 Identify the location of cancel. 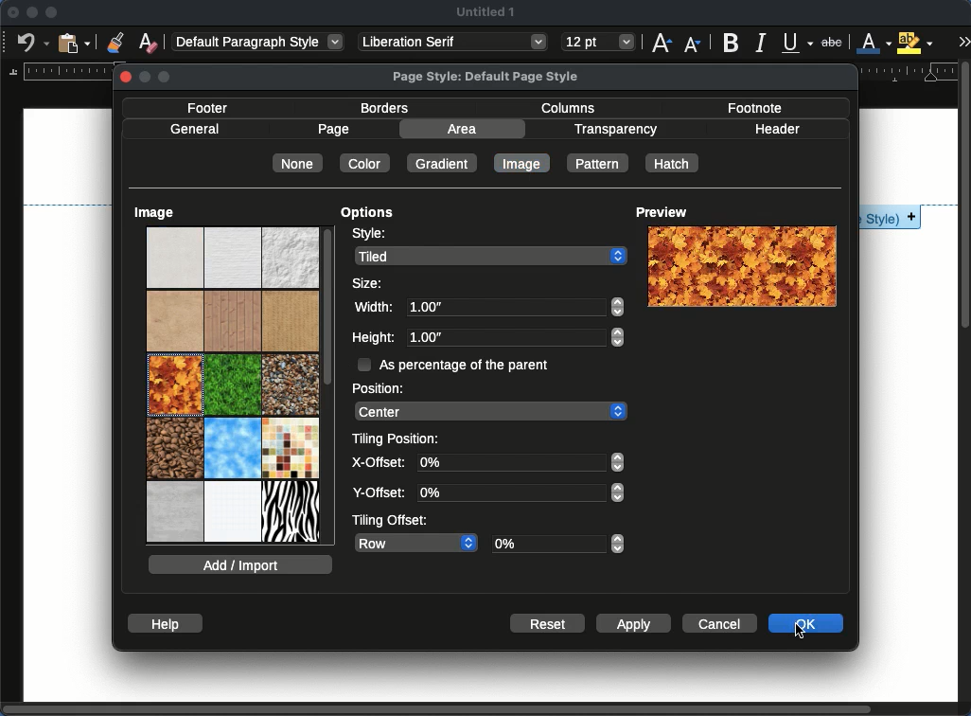
(721, 623).